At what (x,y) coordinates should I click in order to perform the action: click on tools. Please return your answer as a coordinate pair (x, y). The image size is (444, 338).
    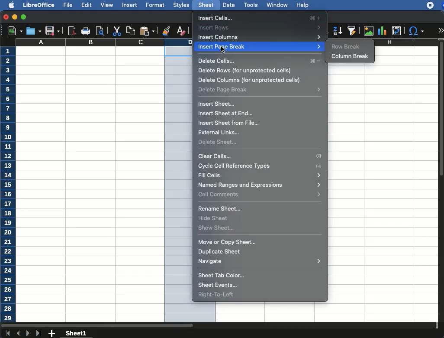
    Looking at the image, I should click on (250, 4).